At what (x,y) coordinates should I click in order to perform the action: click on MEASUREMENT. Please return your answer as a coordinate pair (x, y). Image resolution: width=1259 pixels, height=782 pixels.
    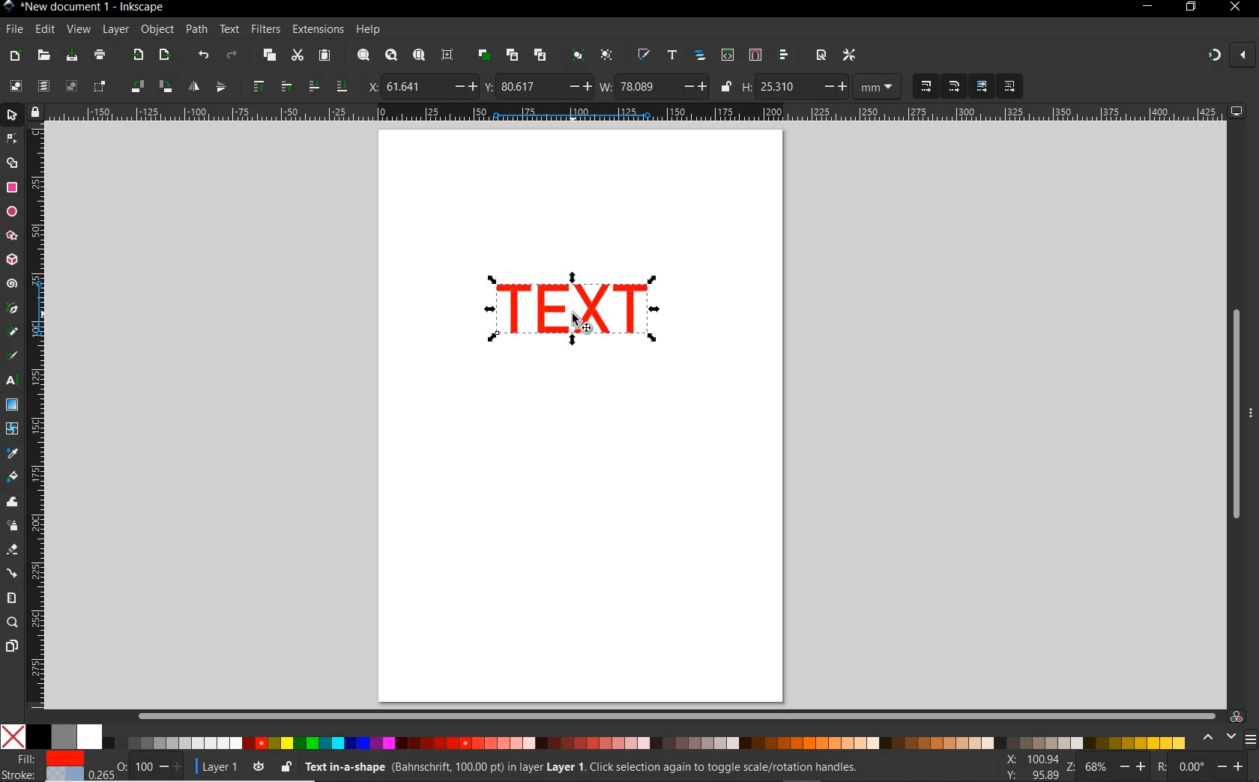
    Looking at the image, I should click on (880, 87).